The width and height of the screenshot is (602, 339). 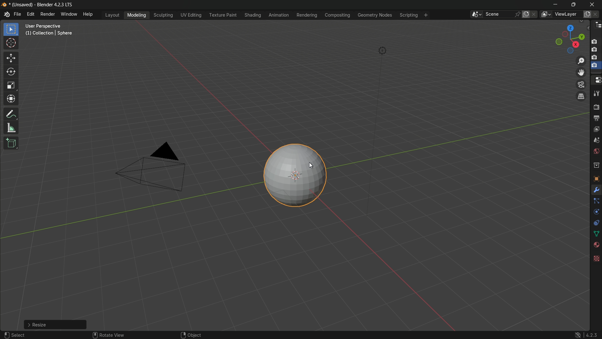 I want to click on scene name, so click(x=499, y=14).